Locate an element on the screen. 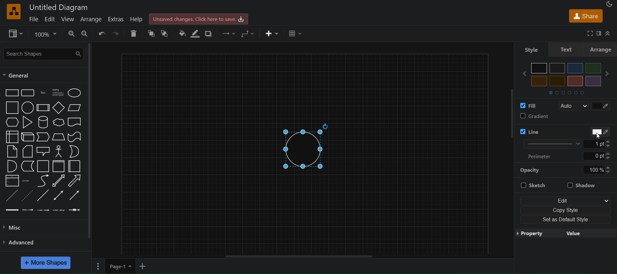 This screenshot has width=617, height=274. rectangle is located at coordinates (12, 92).